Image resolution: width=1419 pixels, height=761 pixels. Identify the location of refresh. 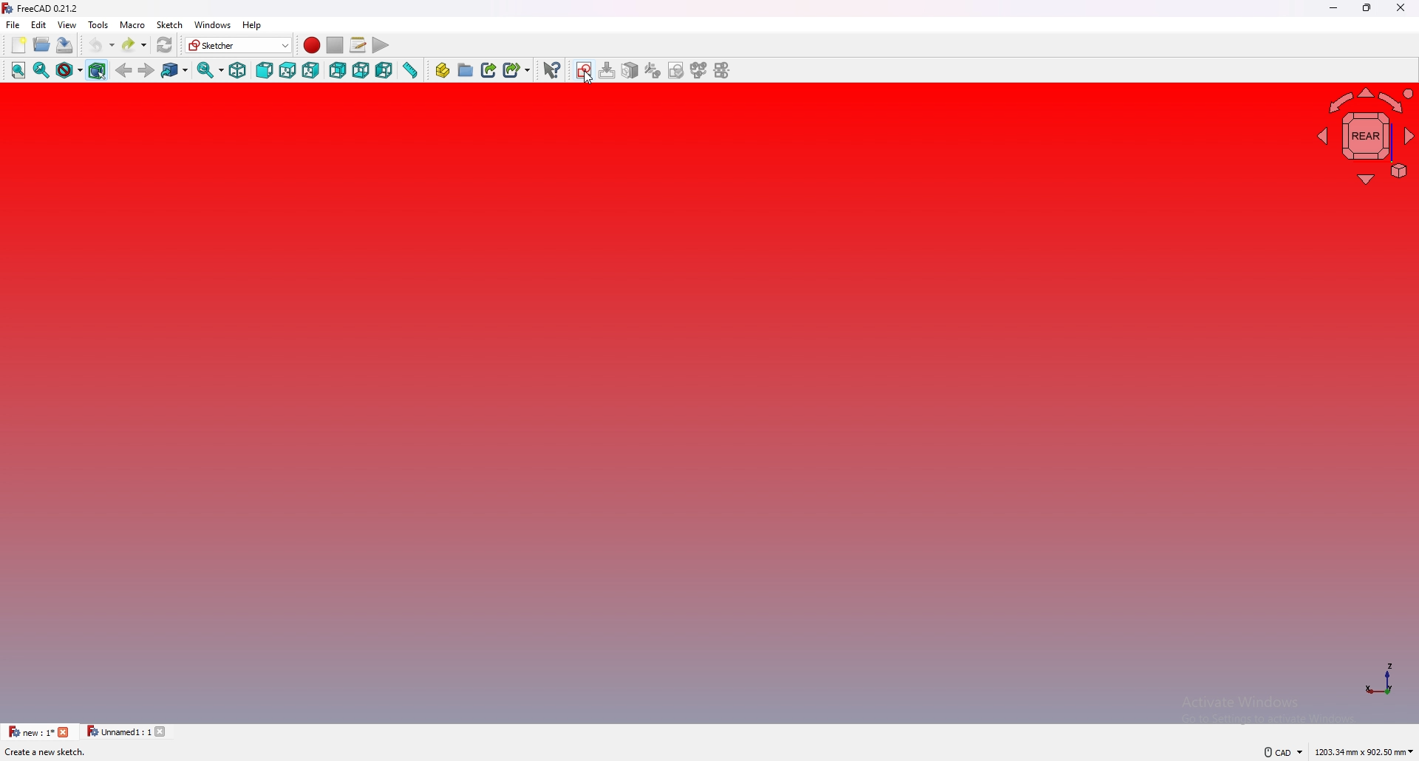
(166, 45).